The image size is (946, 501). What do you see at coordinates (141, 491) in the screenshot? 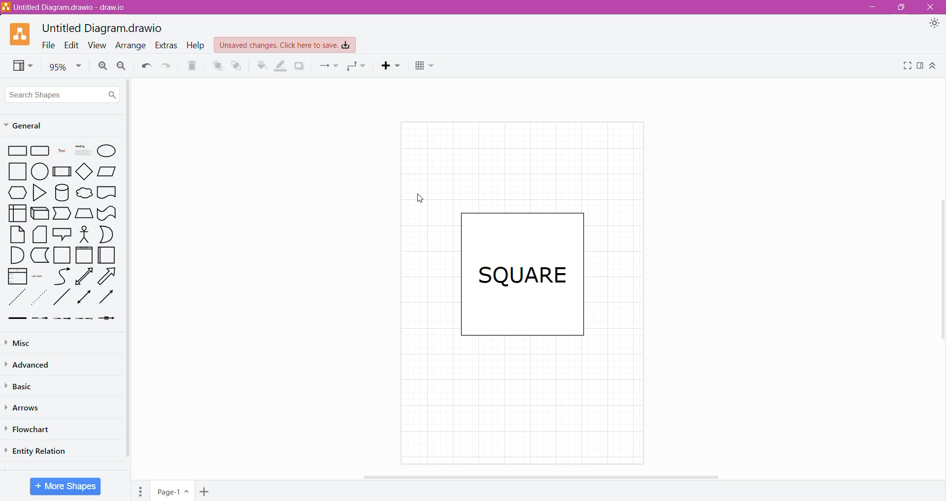
I see `Pages` at bounding box center [141, 491].